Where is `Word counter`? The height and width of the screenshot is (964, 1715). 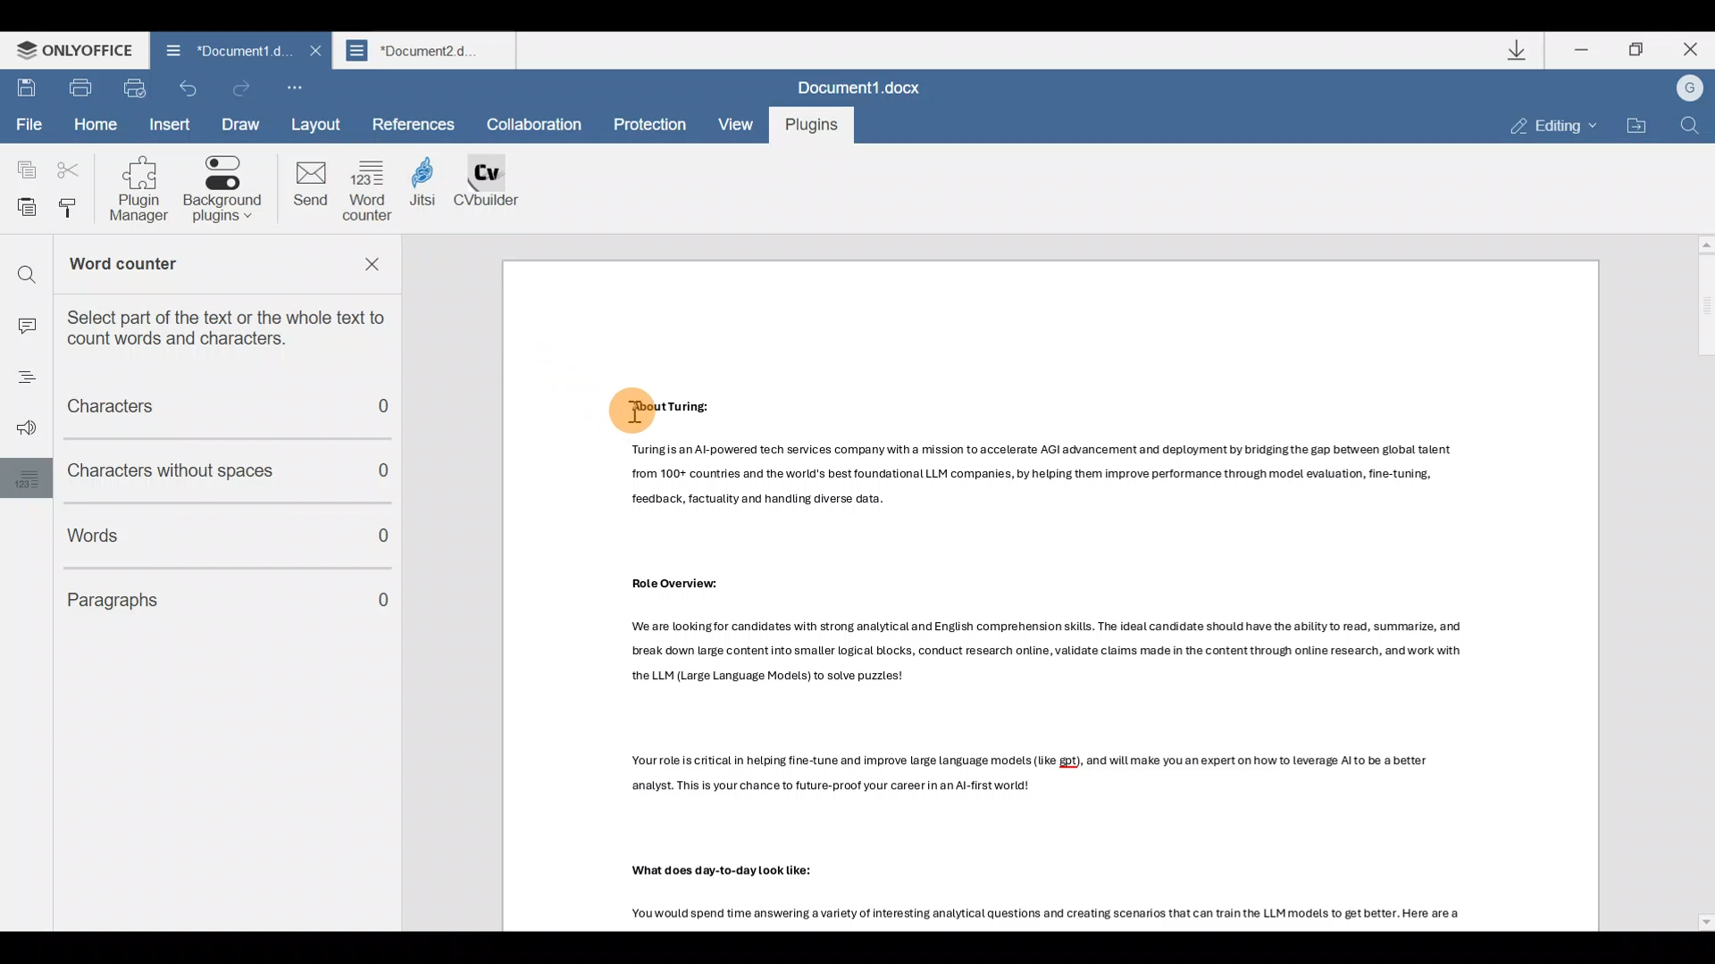
Word counter is located at coordinates (177, 266).